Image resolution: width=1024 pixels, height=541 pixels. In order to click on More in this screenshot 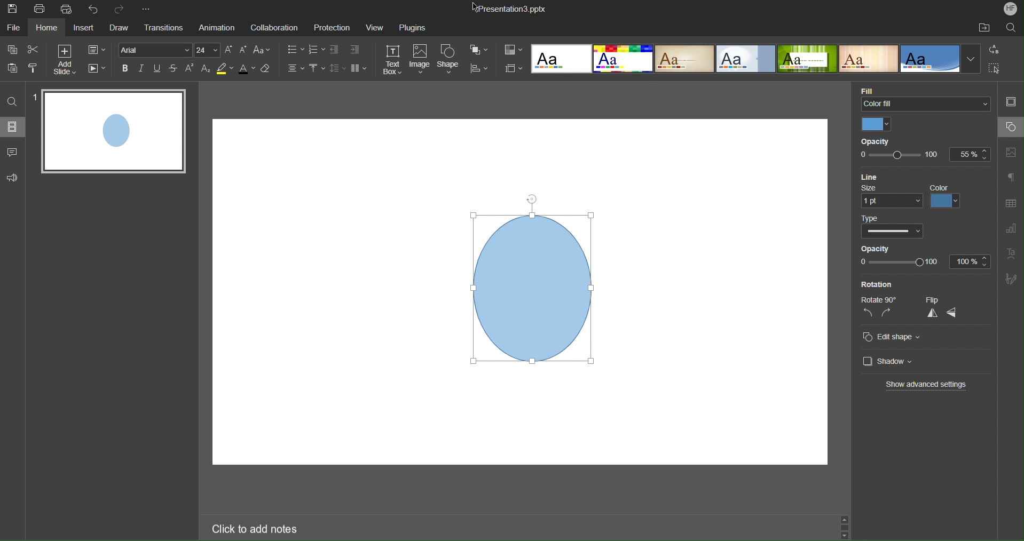, I will do `click(146, 7)`.